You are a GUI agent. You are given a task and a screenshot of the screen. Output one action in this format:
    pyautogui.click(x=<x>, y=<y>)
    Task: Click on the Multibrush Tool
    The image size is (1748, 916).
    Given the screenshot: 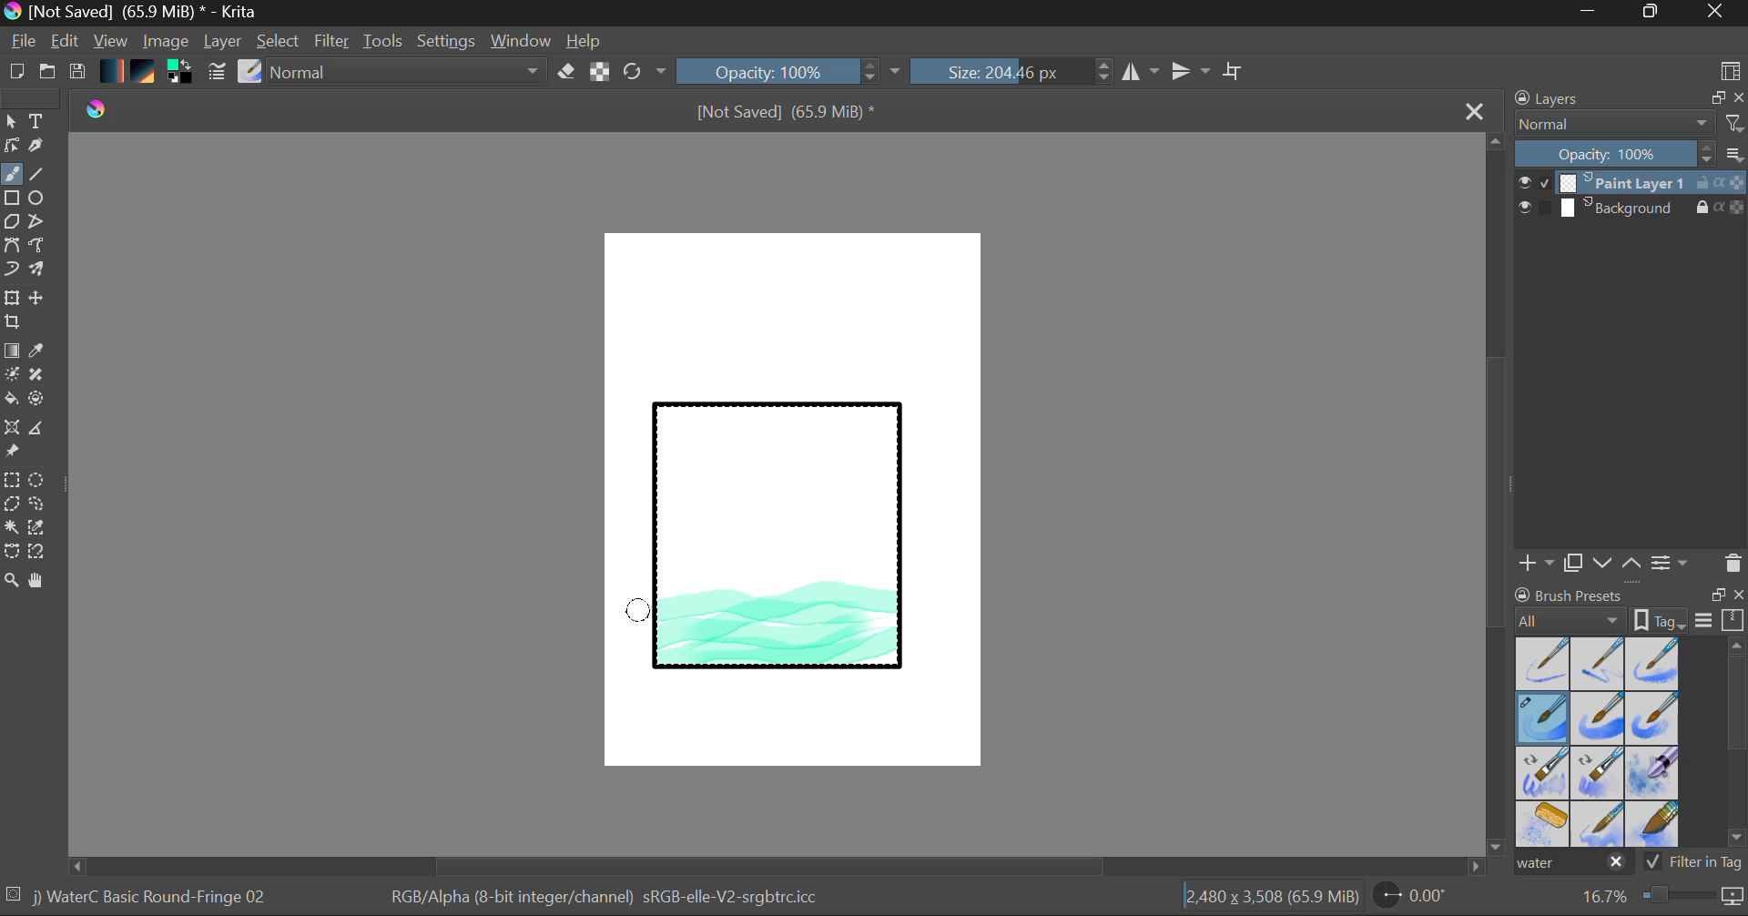 What is the action you would take?
    pyautogui.click(x=38, y=271)
    